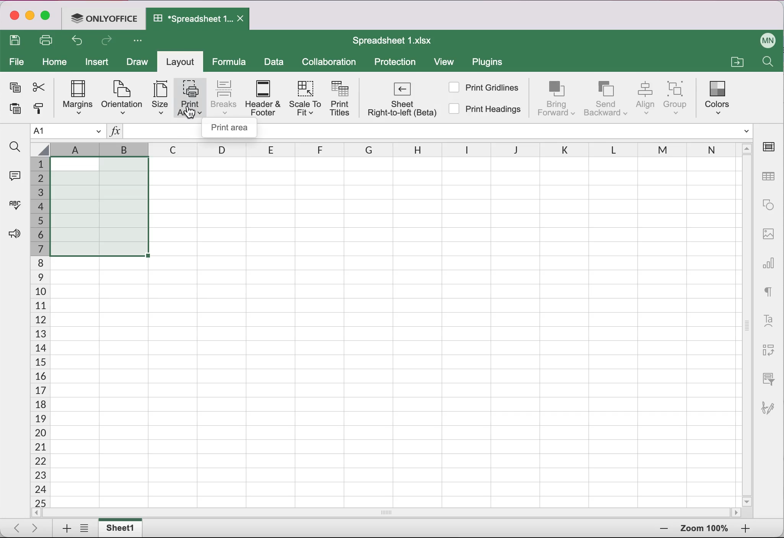 This screenshot has width=784, height=538. What do you see at coordinates (17, 41) in the screenshot?
I see `save` at bounding box center [17, 41].